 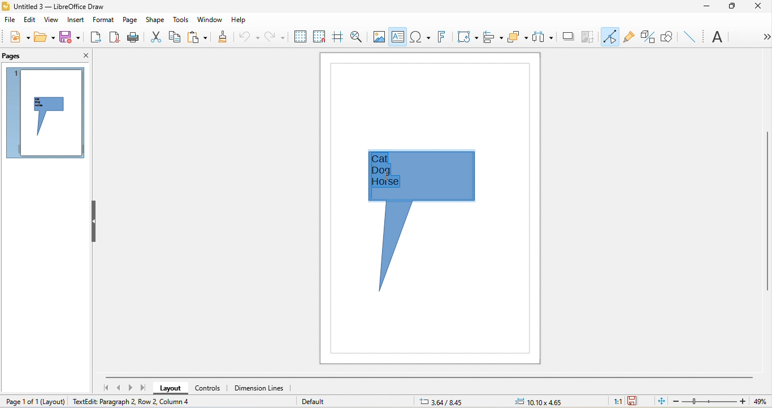 I want to click on toggle point edit mode, so click(x=610, y=36).